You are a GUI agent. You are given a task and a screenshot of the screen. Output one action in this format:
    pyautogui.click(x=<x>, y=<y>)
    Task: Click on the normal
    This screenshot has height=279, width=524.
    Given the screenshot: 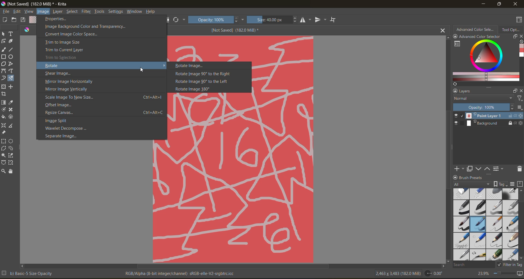 What is the action you would take?
    pyautogui.click(x=483, y=98)
    